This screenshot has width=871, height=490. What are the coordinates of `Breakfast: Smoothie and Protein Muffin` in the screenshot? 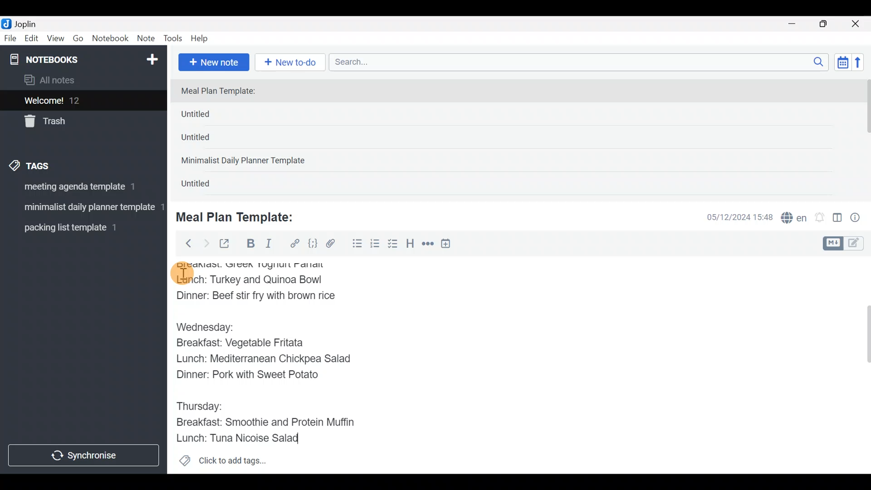 It's located at (266, 423).